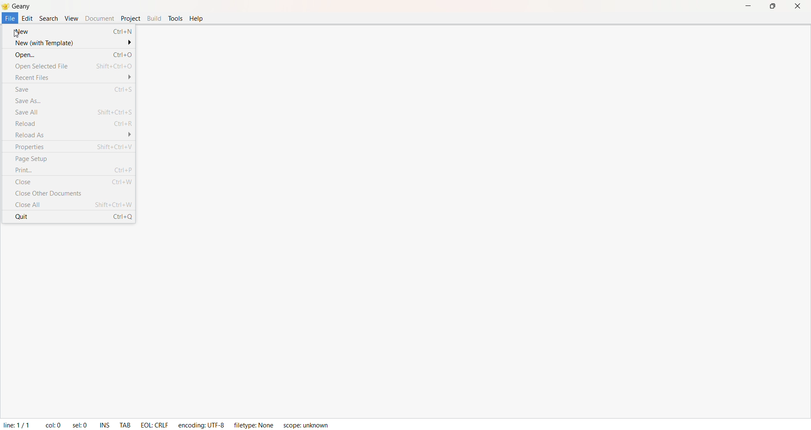  What do you see at coordinates (74, 216) in the screenshot?
I see `Quit` at bounding box center [74, 216].